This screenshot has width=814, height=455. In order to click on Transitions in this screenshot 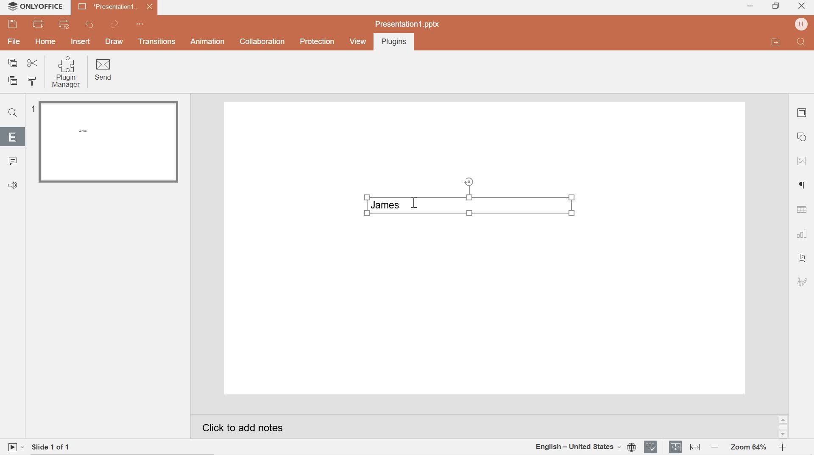, I will do `click(157, 42)`.